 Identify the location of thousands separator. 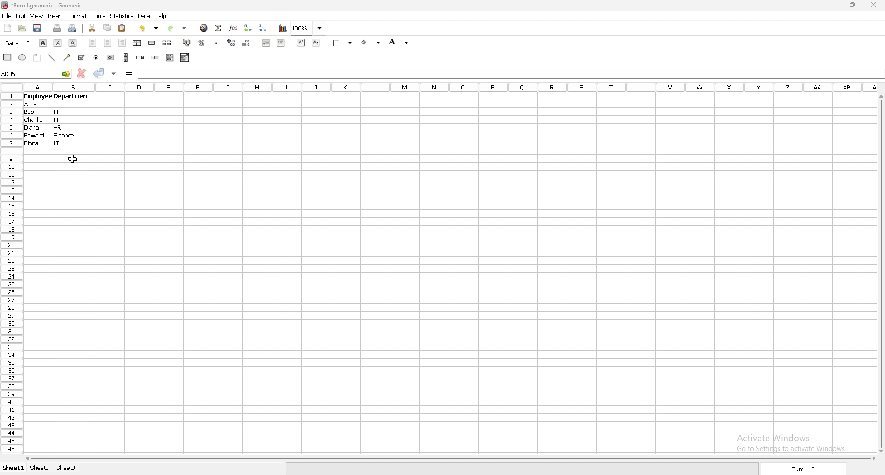
(216, 42).